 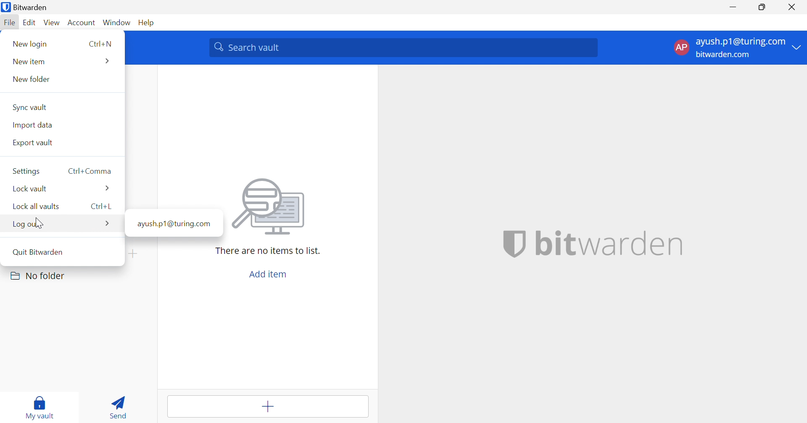 What do you see at coordinates (26, 224) in the screenshot?
I see `Log out` at bounding box center [26, 224].